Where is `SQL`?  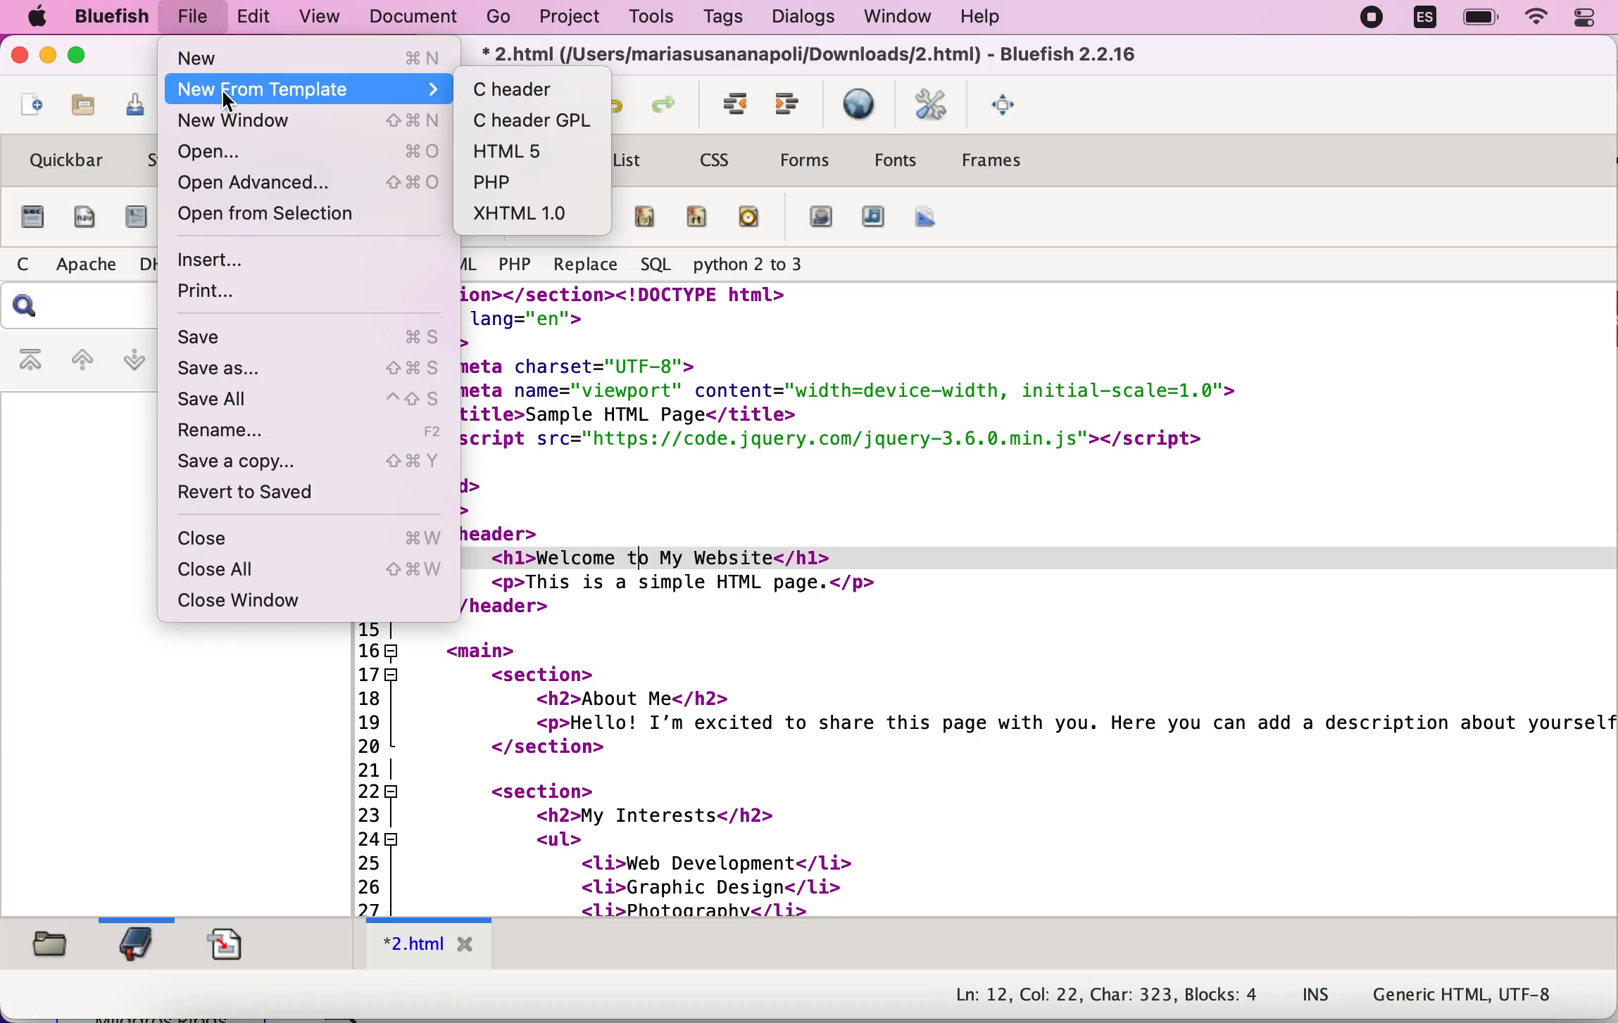
SQL is located at coordinates (656, 265).